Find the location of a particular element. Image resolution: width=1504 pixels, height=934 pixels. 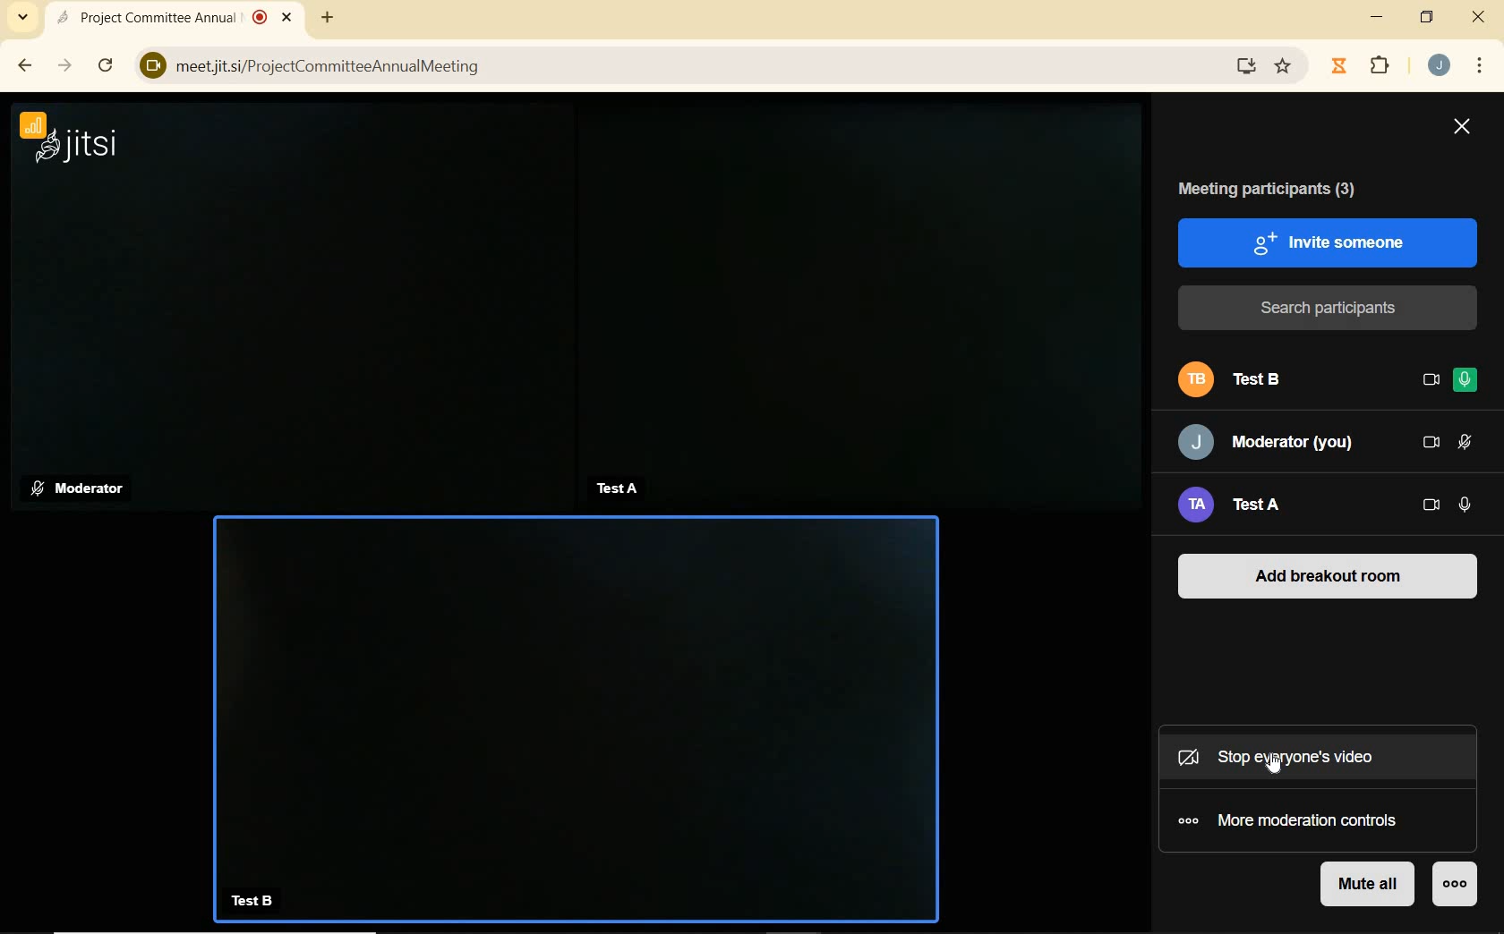

RESTORE DOWN is located at coordinates (1428, 18).